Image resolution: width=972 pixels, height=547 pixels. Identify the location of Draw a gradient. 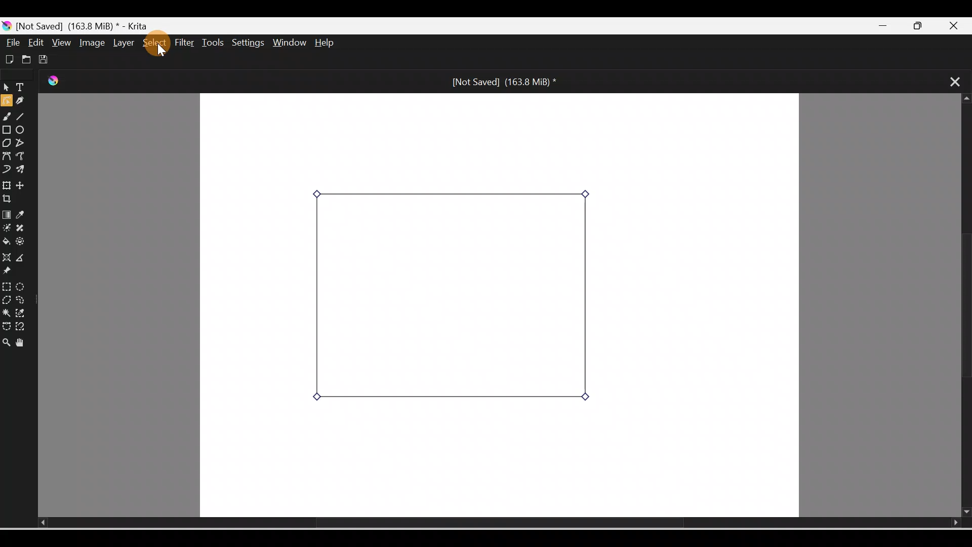
(6, 215).